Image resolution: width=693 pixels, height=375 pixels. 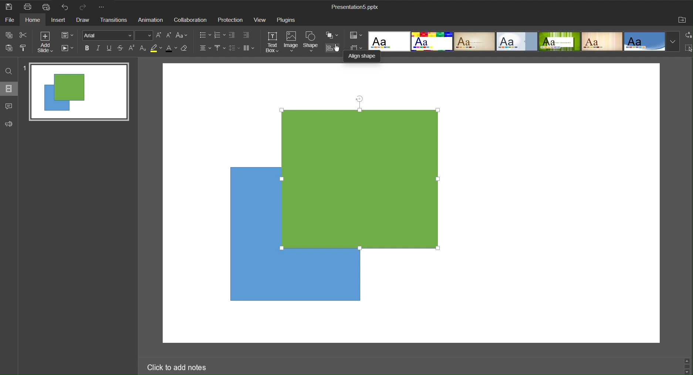 What do you see at coordinates (104, 7) in the screenshot?
I see `More` at bounding box center [104, 7].